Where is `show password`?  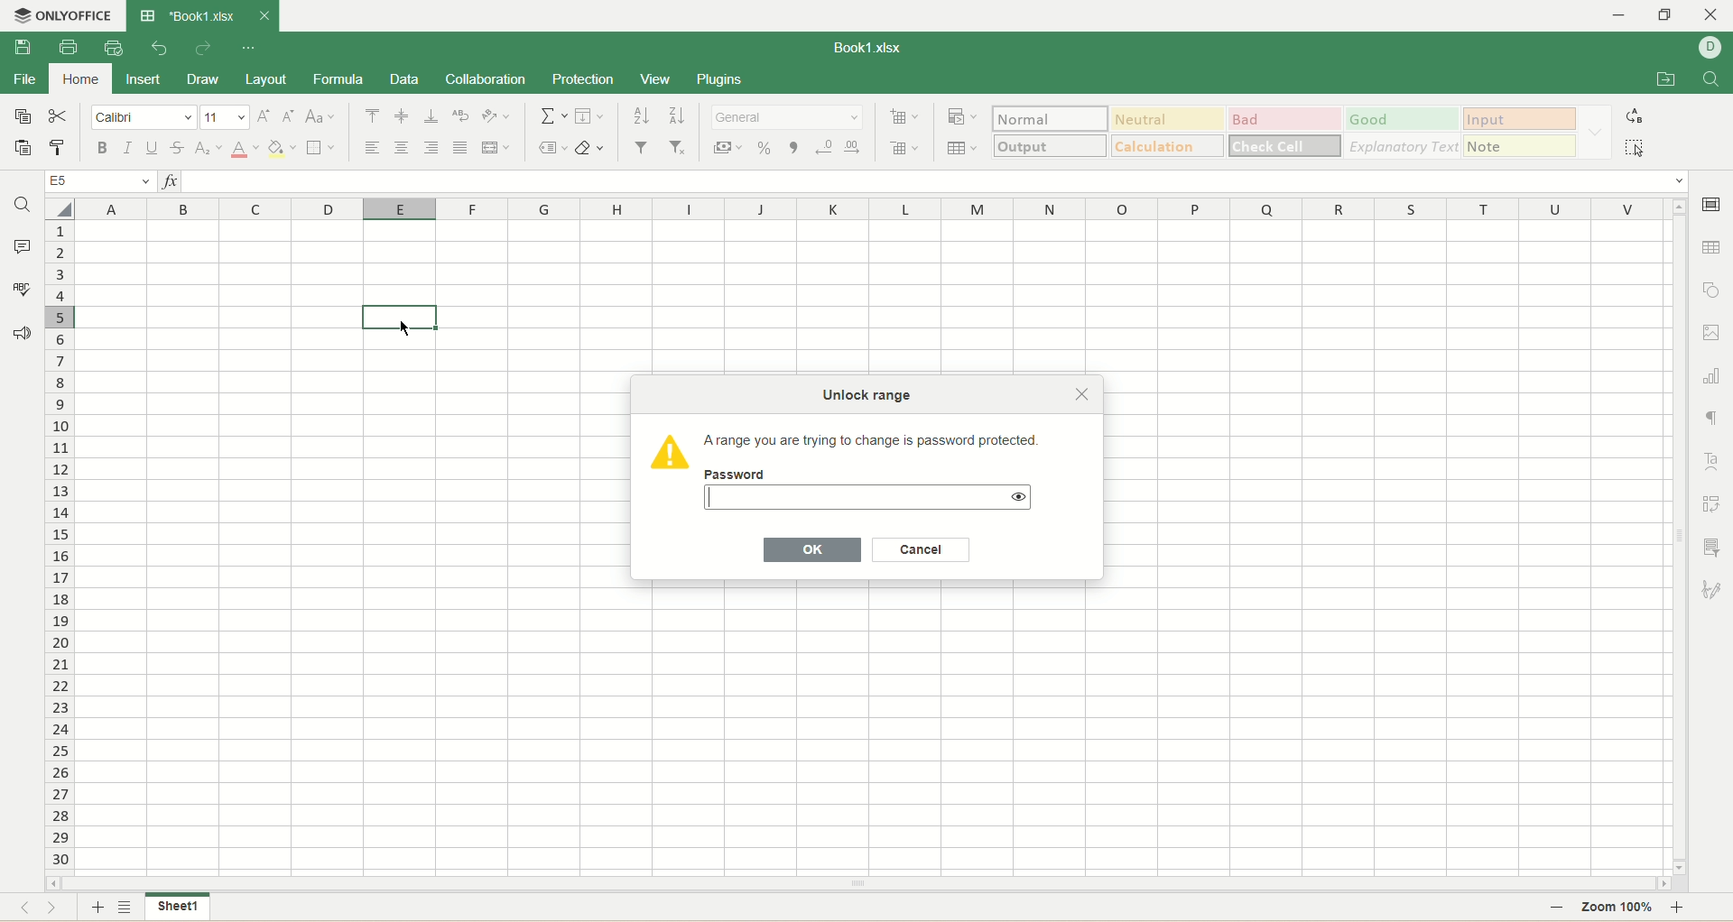 show password is located at coordinates (1023, 497).